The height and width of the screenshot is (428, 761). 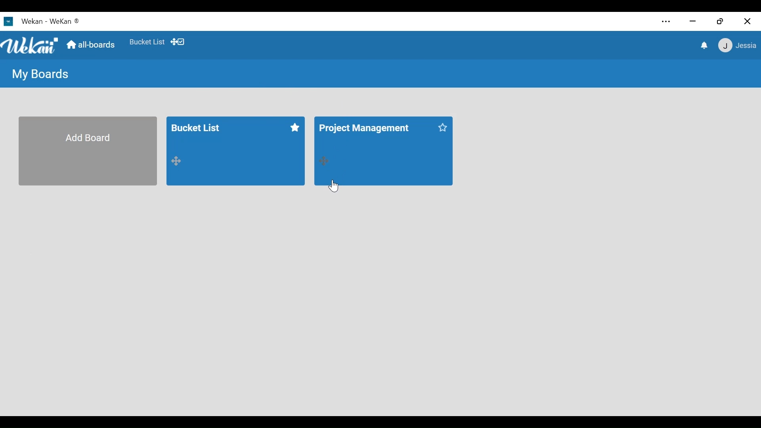 What do you see at coordinates (736, 46) in the screenshot?
I see `Member settings` at bounding box center [736, 46].